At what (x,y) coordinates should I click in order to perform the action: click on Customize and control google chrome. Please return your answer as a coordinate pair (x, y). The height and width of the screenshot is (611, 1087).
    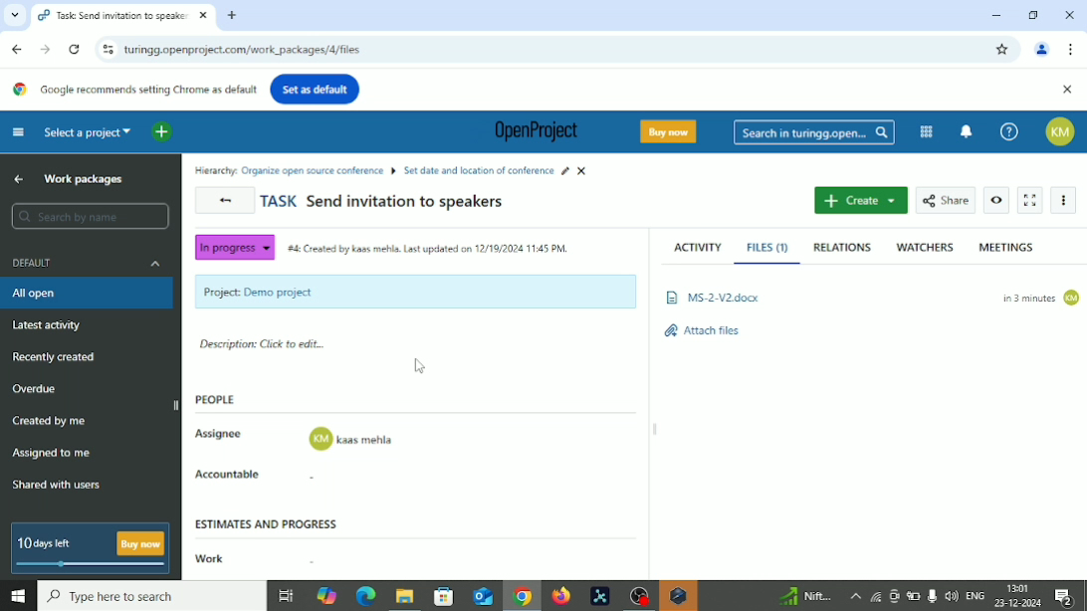
    Looking at the image, I should click on (1073, 49).